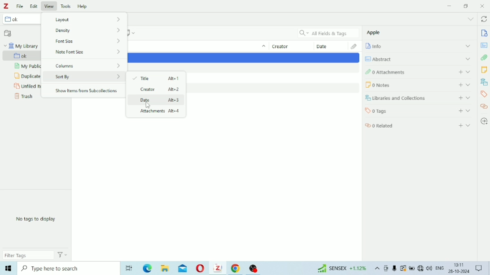  What do you see at coordinates (466, 45) in the screenshot?
I see `expand` at bounding box center [466, 45].